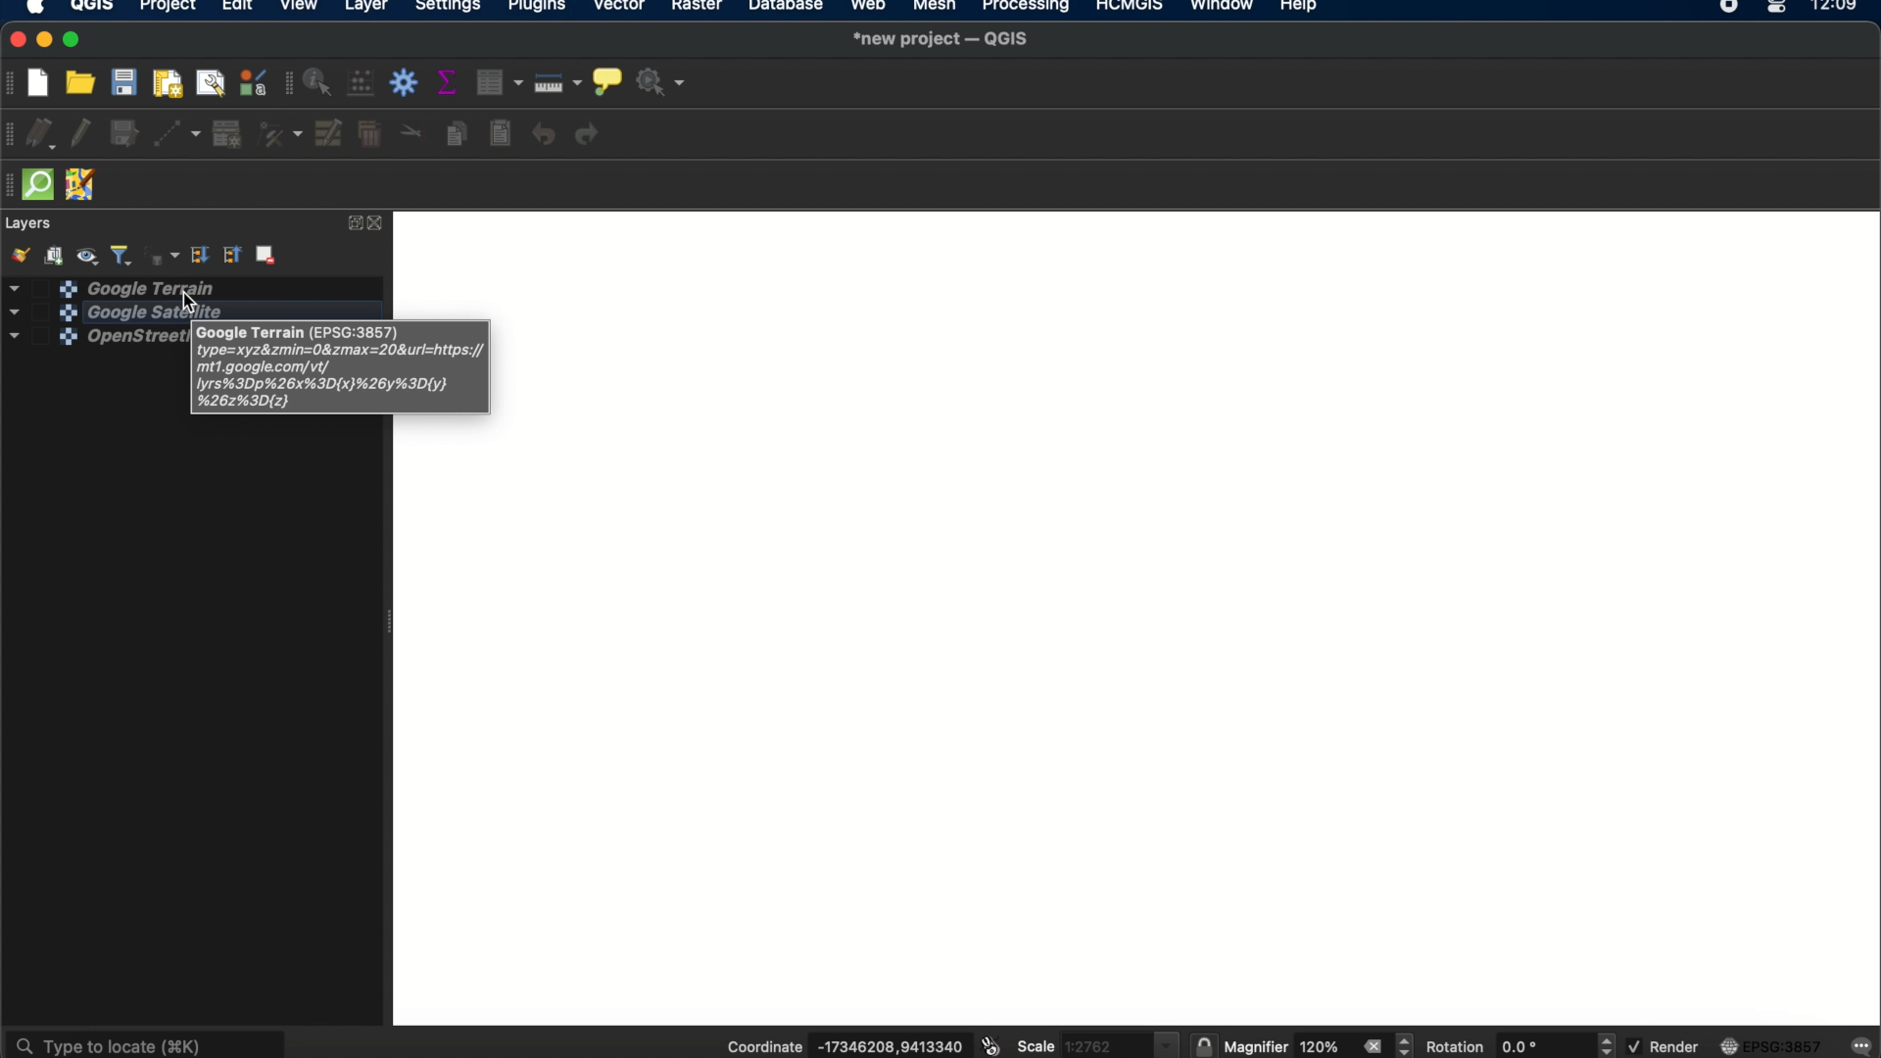 This screenshot has height=1058, width=1881. I want to click on open project, so click(83, 82).